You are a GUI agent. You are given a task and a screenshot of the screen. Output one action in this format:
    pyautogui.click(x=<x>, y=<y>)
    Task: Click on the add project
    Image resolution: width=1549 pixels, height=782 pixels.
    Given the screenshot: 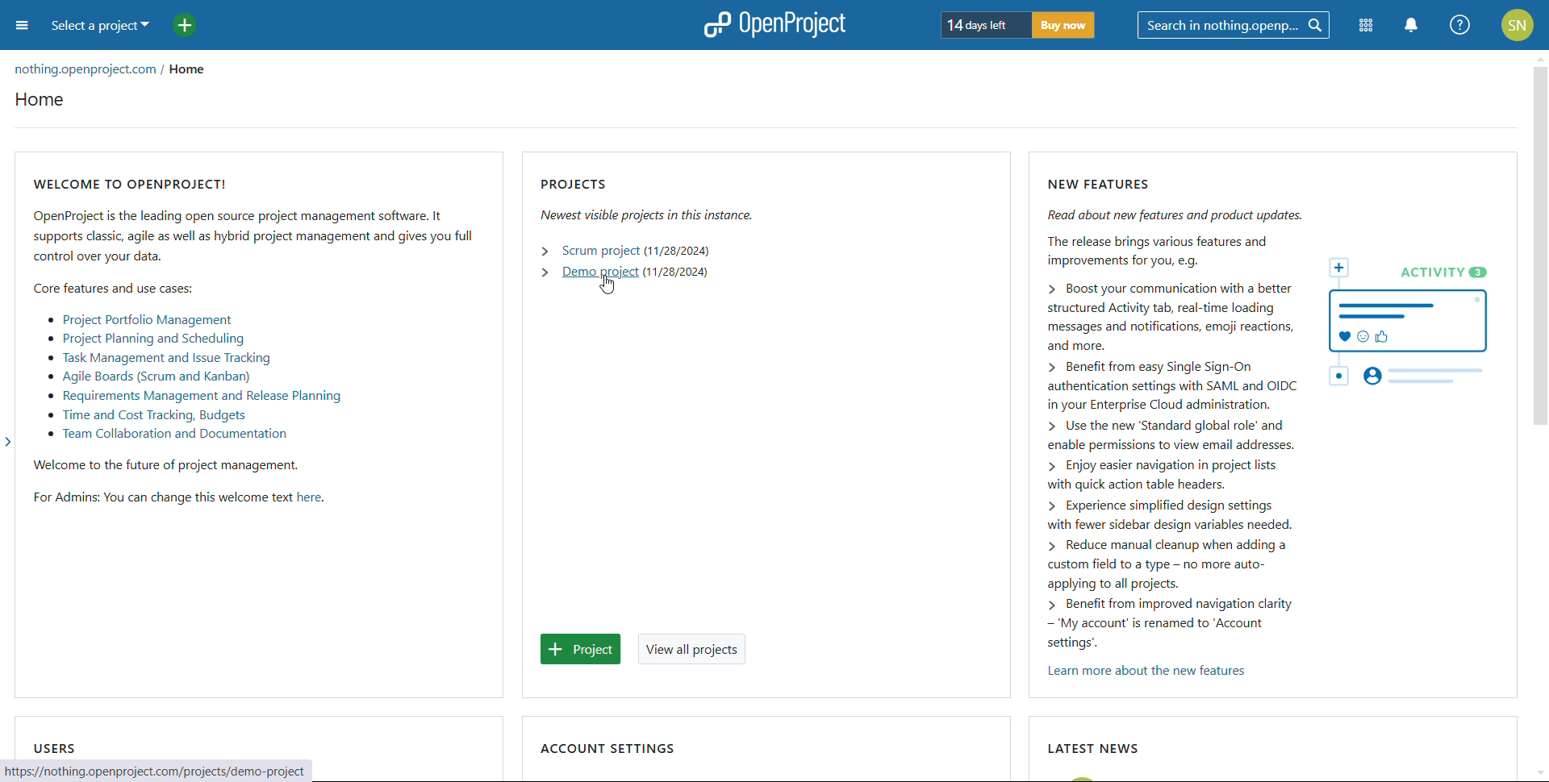 What is the action you would take?
    pyautogui.click(x=580, y=648)
    